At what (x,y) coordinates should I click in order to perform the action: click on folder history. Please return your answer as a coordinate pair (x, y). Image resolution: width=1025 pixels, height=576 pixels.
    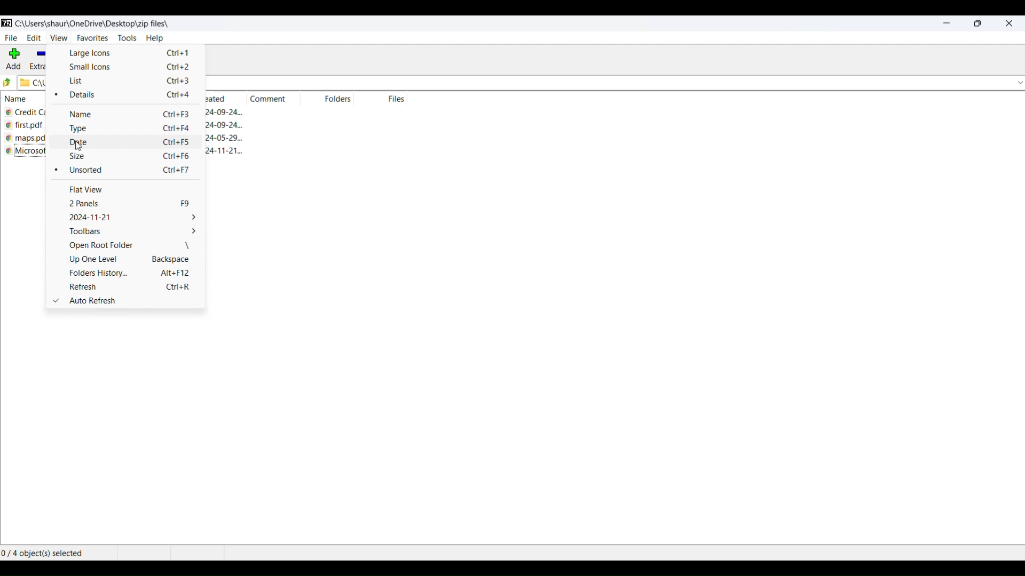
    Looking at the image, I should click on (129, 275).